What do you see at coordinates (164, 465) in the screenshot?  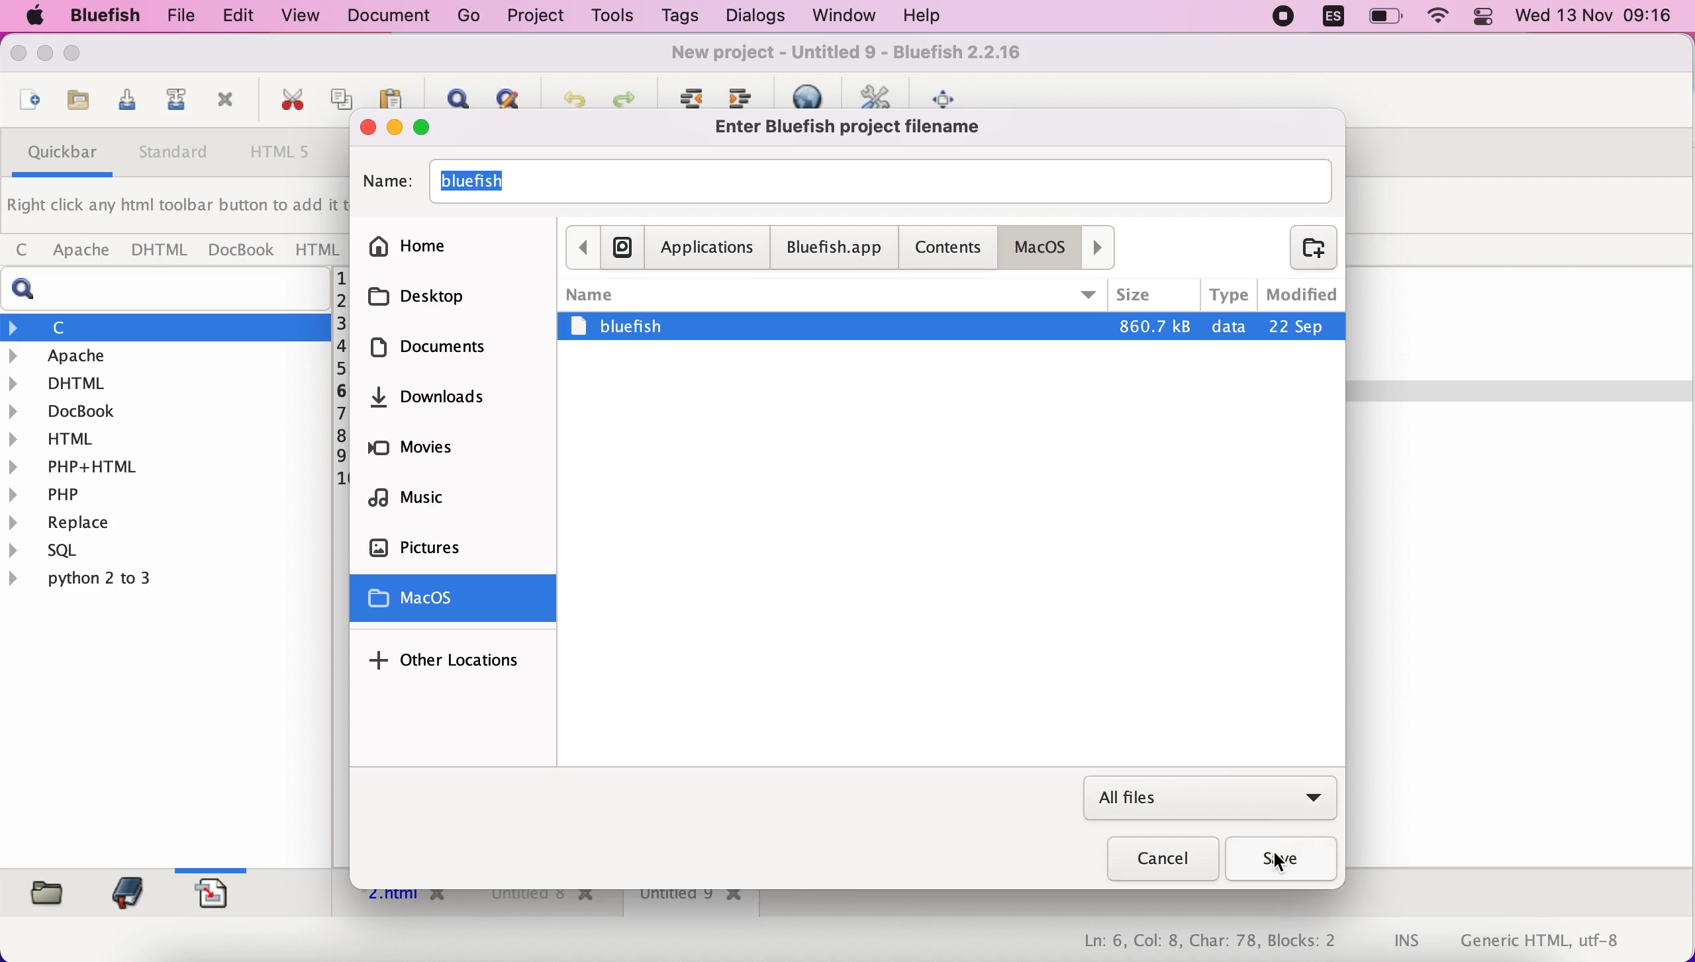 I see `php+html` at bounding box center [164, 465].